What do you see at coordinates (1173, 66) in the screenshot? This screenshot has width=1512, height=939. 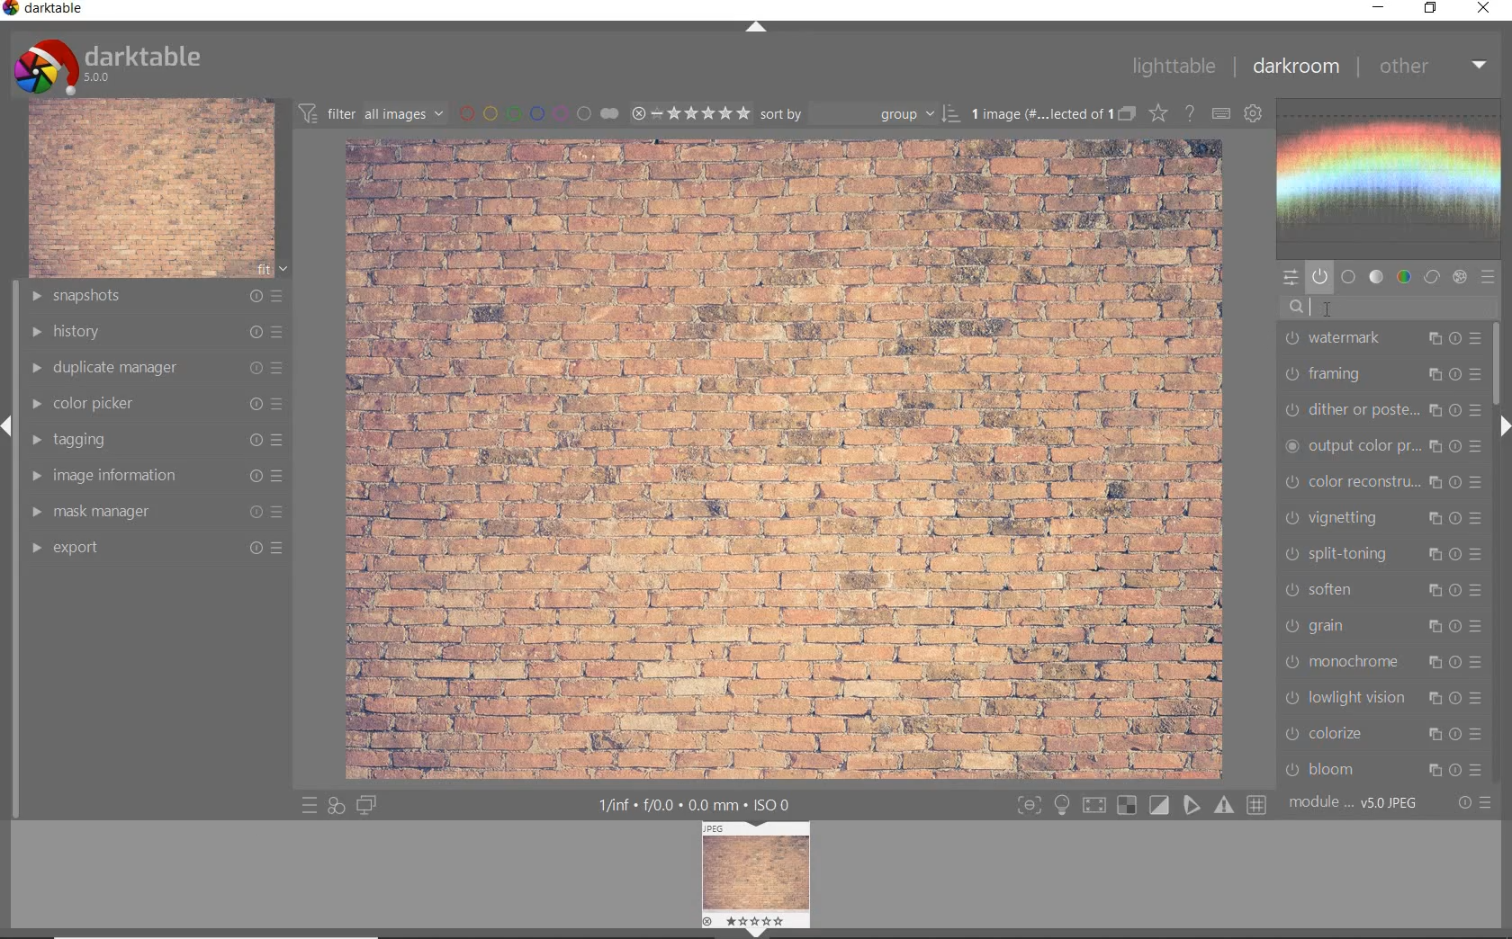 I see `lighttable` at bounding box center [1173, 66].